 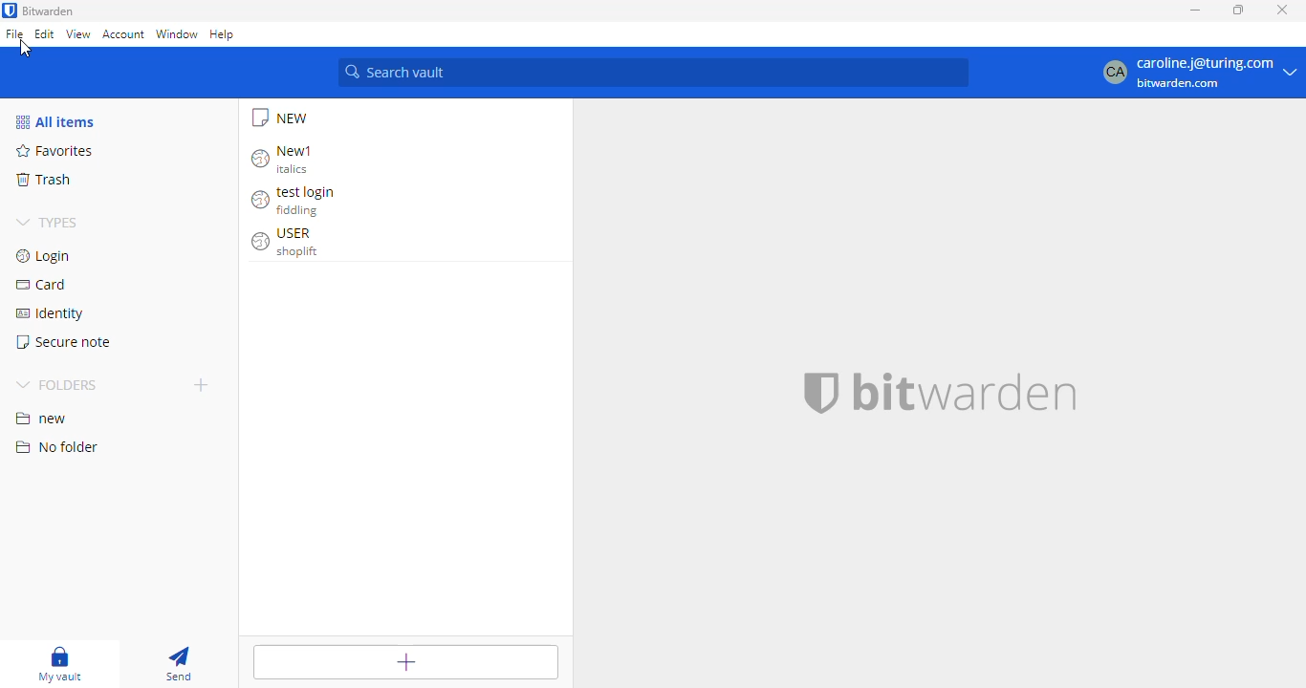 What do you see at coordinates (54, 446) in the screenshot?
I see `no folder` at bounding box center [54, 446].